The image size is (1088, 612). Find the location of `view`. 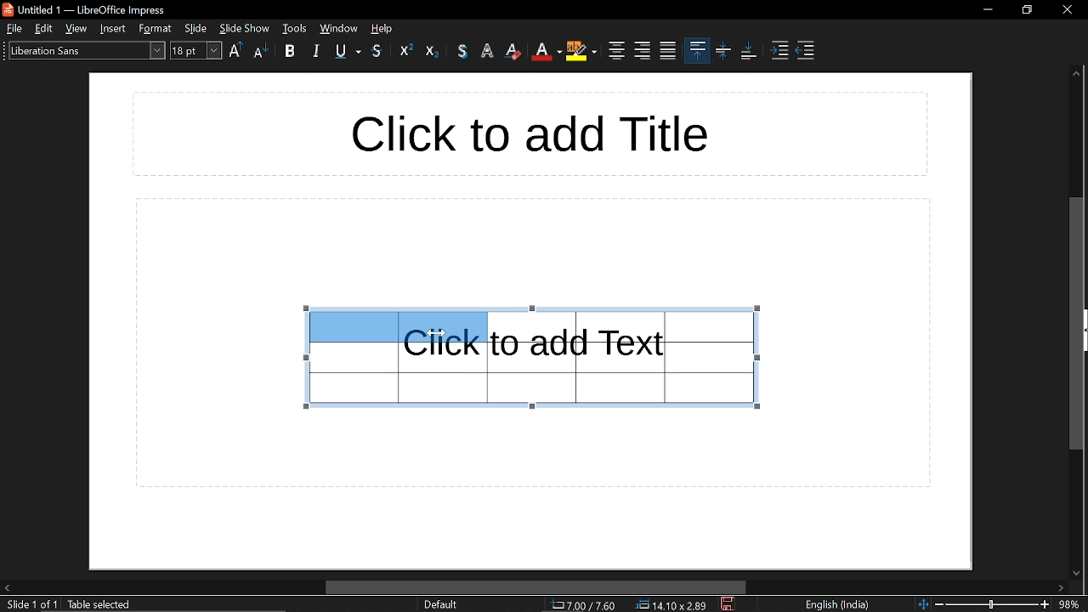

view is located at coordinates (77, 28).